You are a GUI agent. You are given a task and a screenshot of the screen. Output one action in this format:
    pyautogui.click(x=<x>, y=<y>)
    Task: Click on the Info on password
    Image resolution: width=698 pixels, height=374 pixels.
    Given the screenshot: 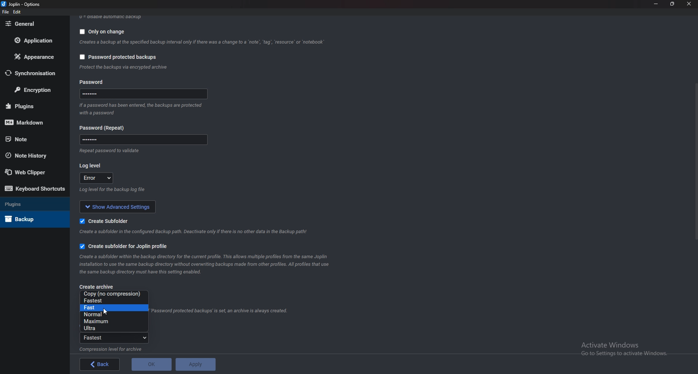 What is the action you would take?
    pyautogui.click(x=112, y=152)
    